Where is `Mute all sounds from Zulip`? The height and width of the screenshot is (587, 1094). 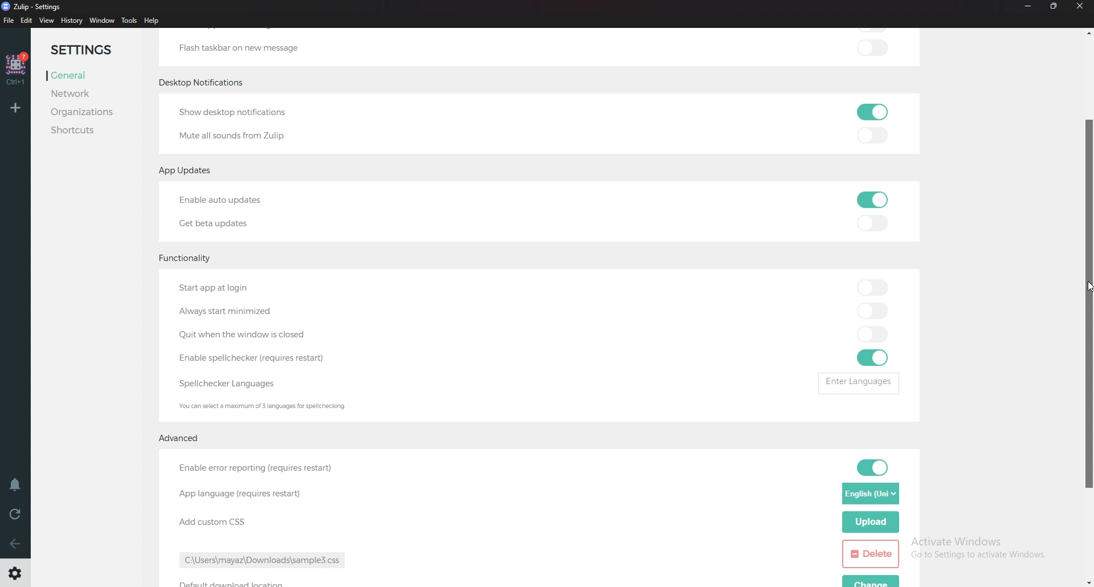 Mute all sounds from Zulip is located at coordinates (231, 136).